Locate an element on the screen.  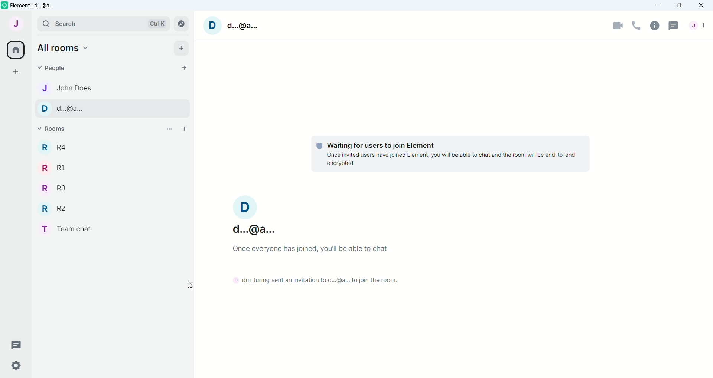
Text is located at coordinates (451, 155).